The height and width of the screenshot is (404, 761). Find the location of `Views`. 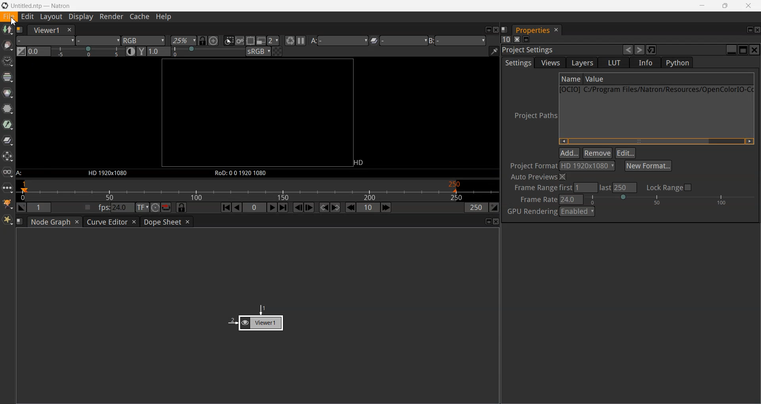

Views is located at coordinates (549, 63).